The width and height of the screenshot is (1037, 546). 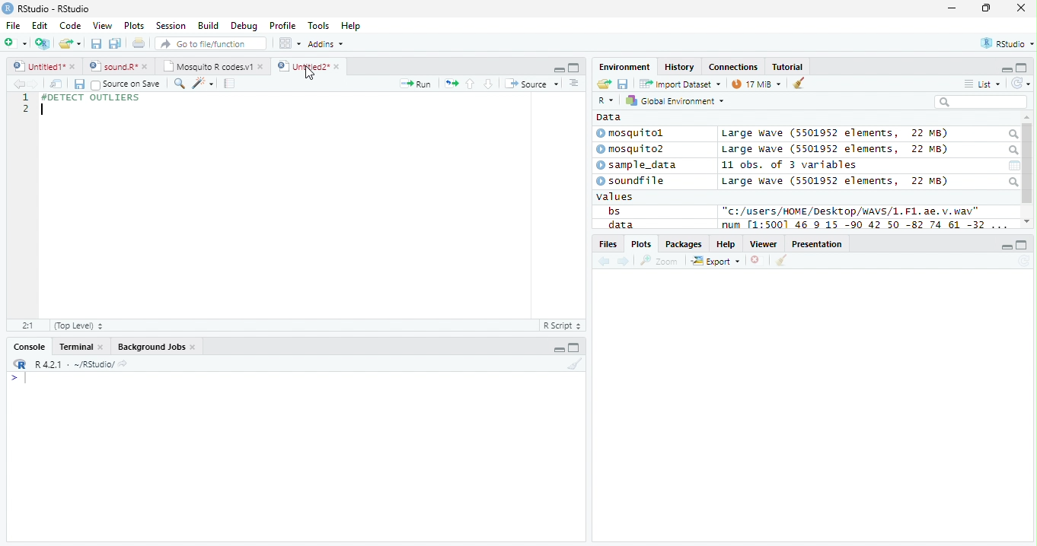 What do you see at coordinates (54, 8) in the screenshot?
I see `RStudio - RStudio` at bounding box center [54, 8].